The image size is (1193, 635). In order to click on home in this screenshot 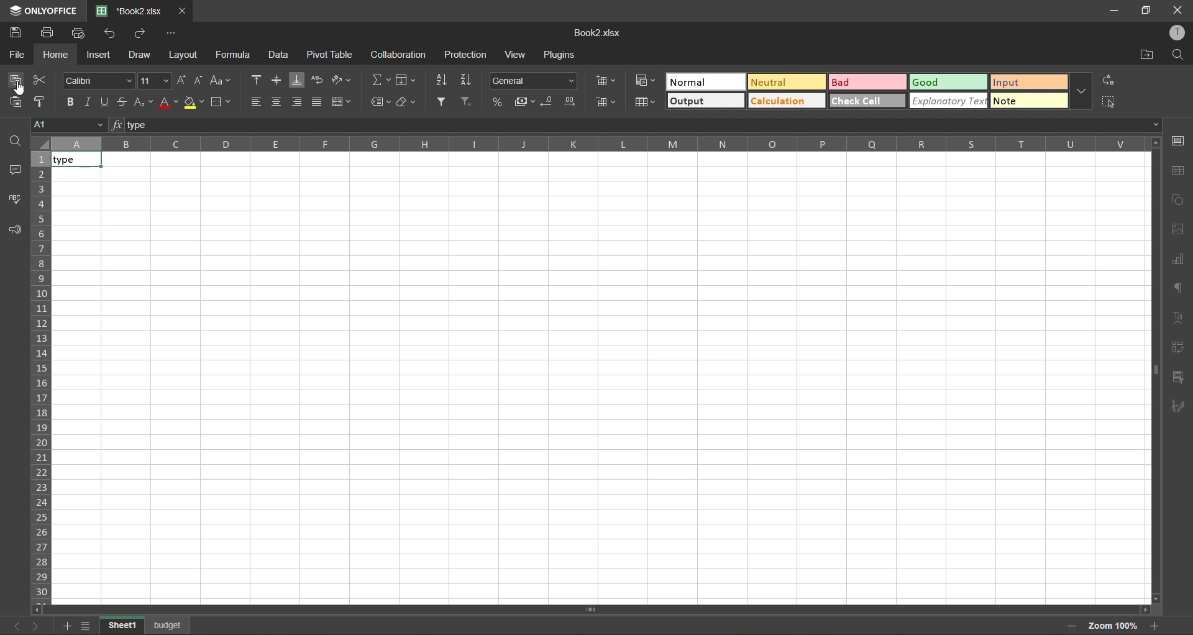, I will do `click(56, 55)`.